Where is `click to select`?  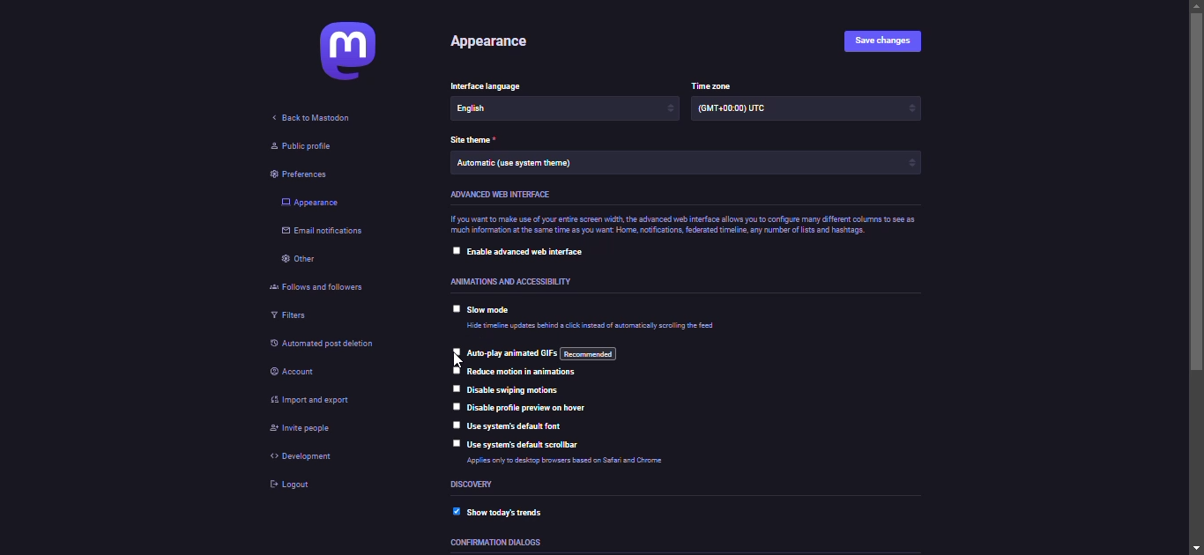
click to select is located at coordinates (451, 309).